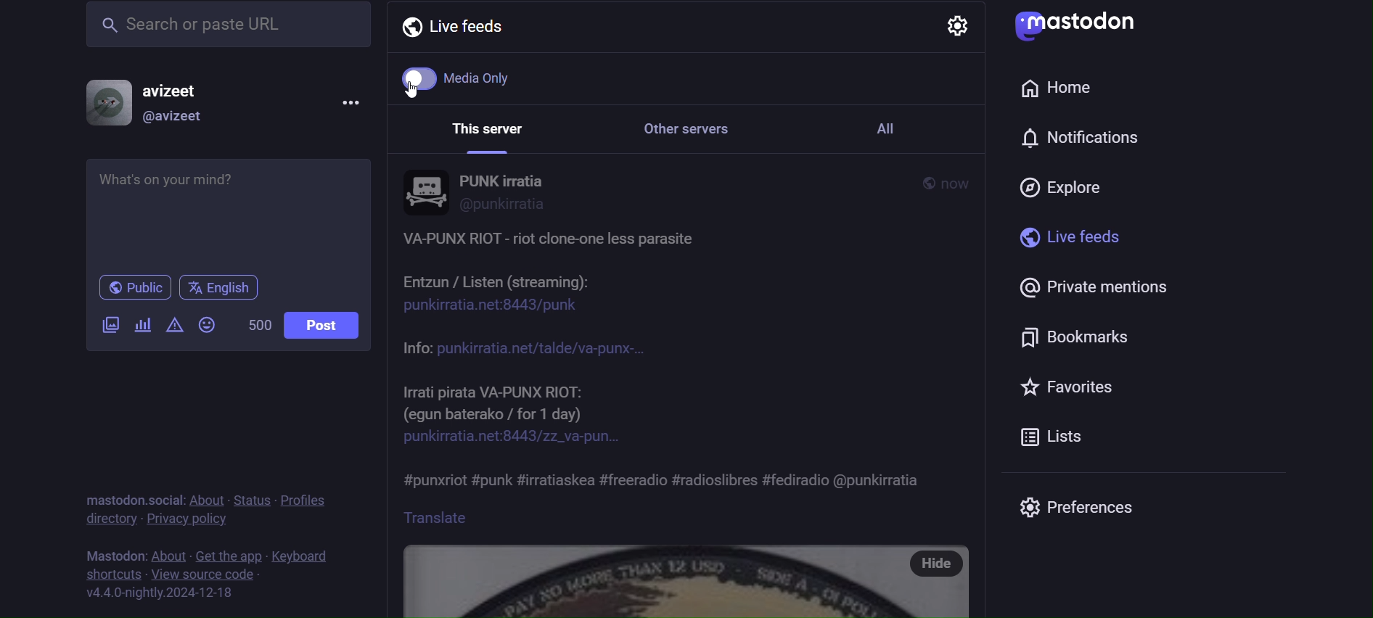 This screenshot has height=618, width=1373. Describe the element at coordinates (684, 363) in the screenshot. I see `VA-PUNX RIOT - riot clone-one less parasiteEntzun / Listen (streaming):punkirratia.net:8443/punkInfo: punkirratia.net/talde/va-punx-...Irrati pirata VA-PUNX RIOT:(egun baterako / for 1 day)punkirratia.net:8443/zz_va-pun...#punxriot #punk #irratiaskea #freeradio #radioslibres #fediradio @punkirratia` at that location.